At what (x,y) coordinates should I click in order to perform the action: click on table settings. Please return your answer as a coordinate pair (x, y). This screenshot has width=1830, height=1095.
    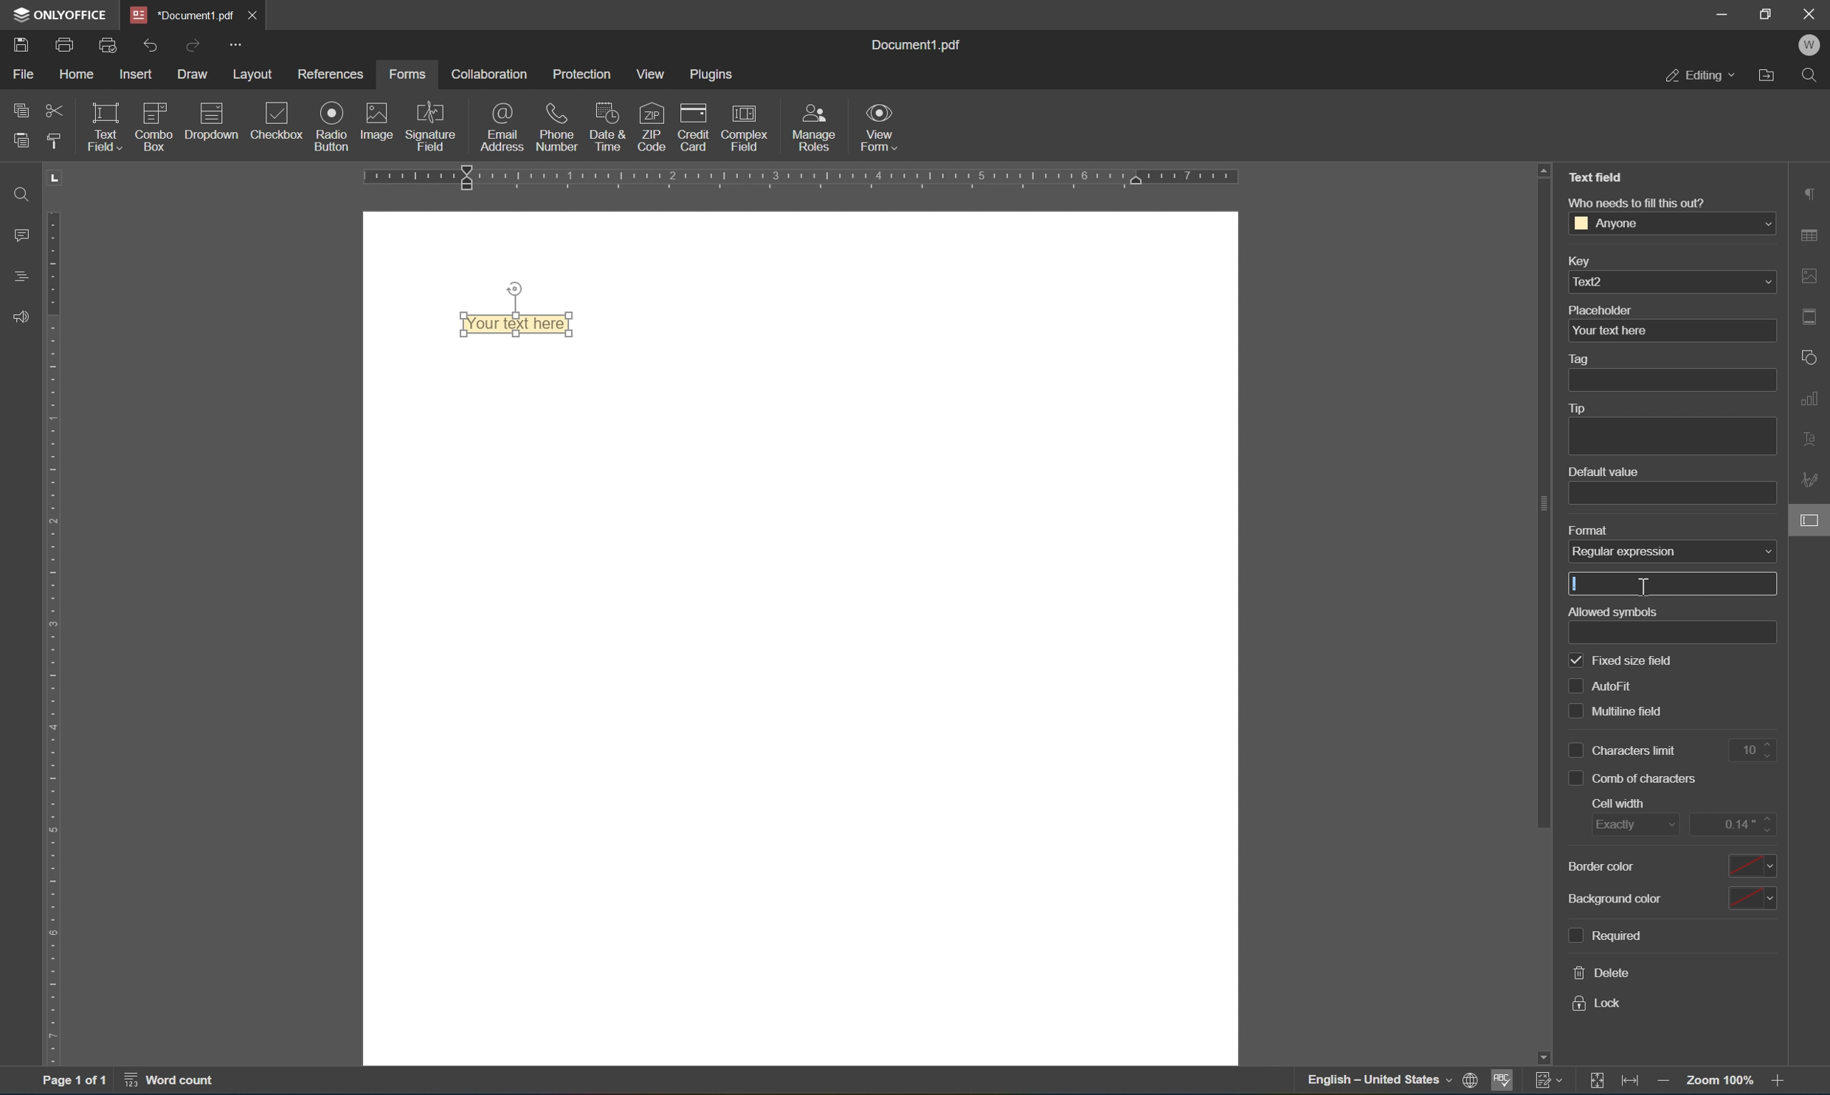
    Looking at the image, I should click on (1812, 234).